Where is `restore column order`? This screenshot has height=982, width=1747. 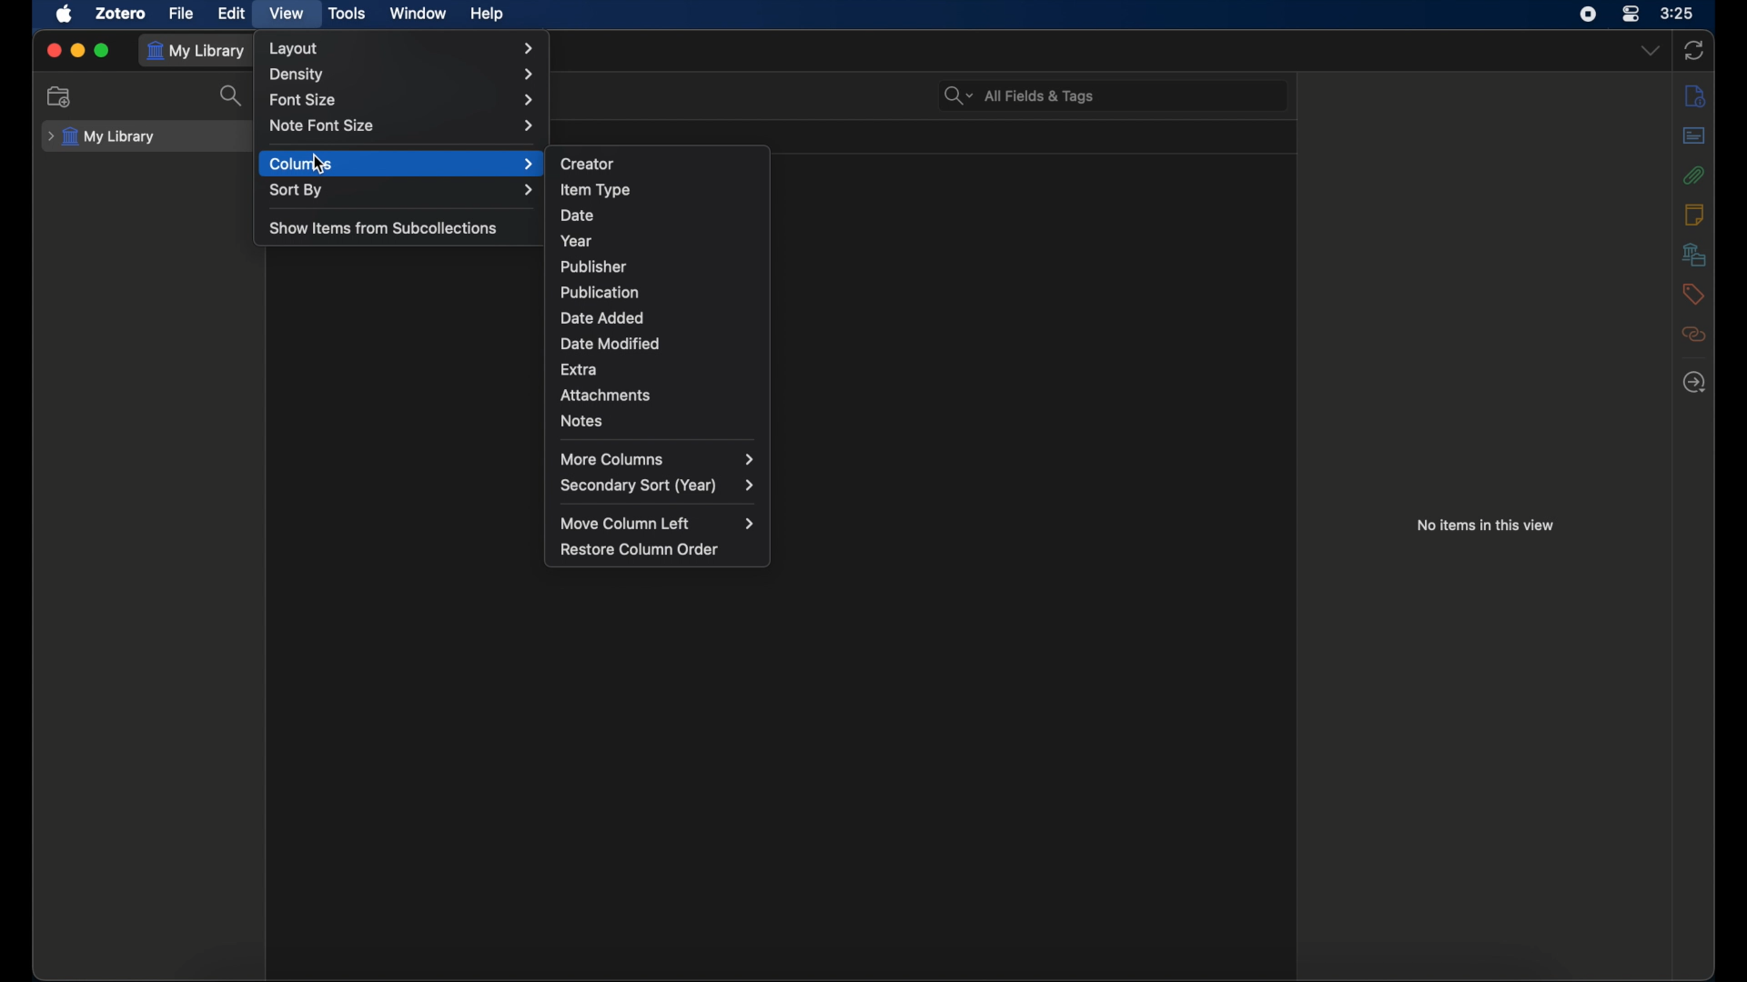
restore column order is located at coordinates (640, 550).